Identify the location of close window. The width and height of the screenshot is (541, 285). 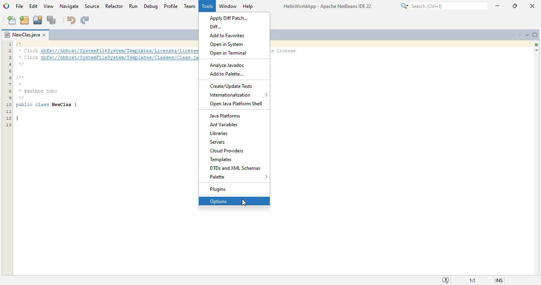
(44, 35).